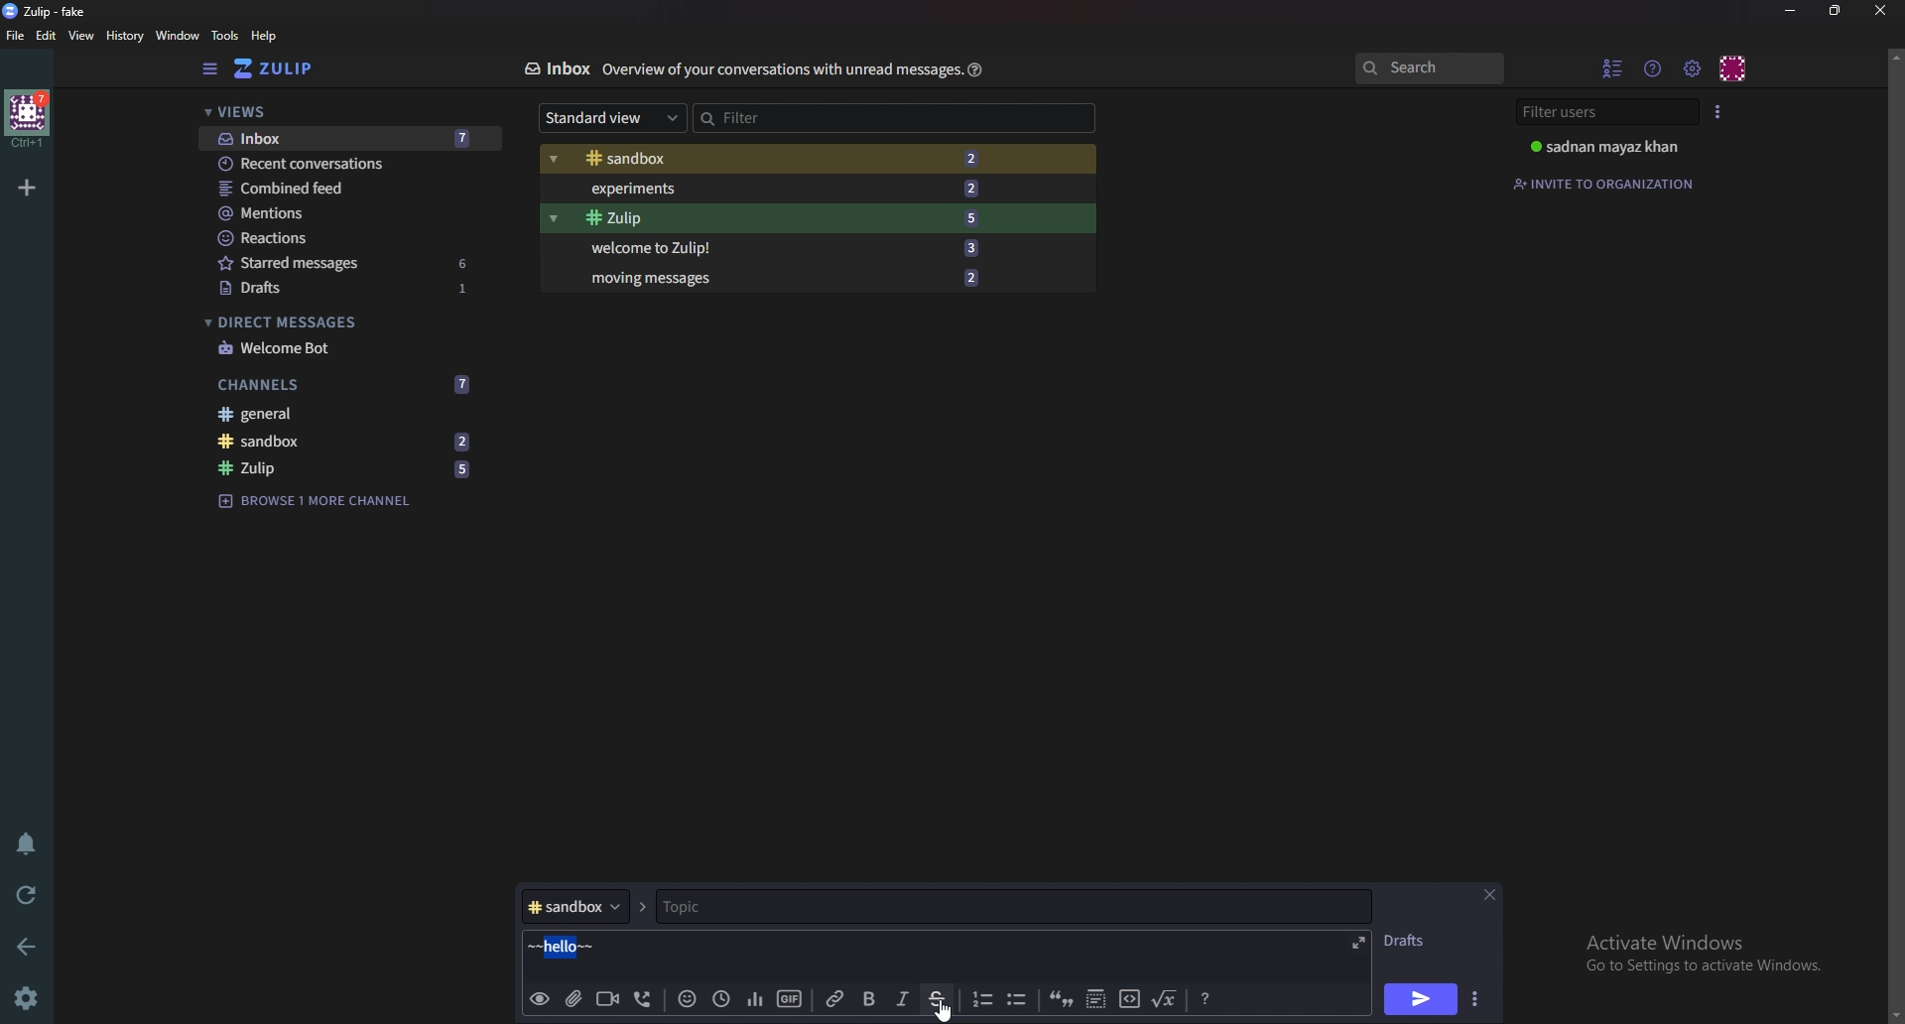 This screenshot has height=1024, width=1905. Describe the element at coordinates (317, 506) in the screenshot. I see `Browse channel` at that location.